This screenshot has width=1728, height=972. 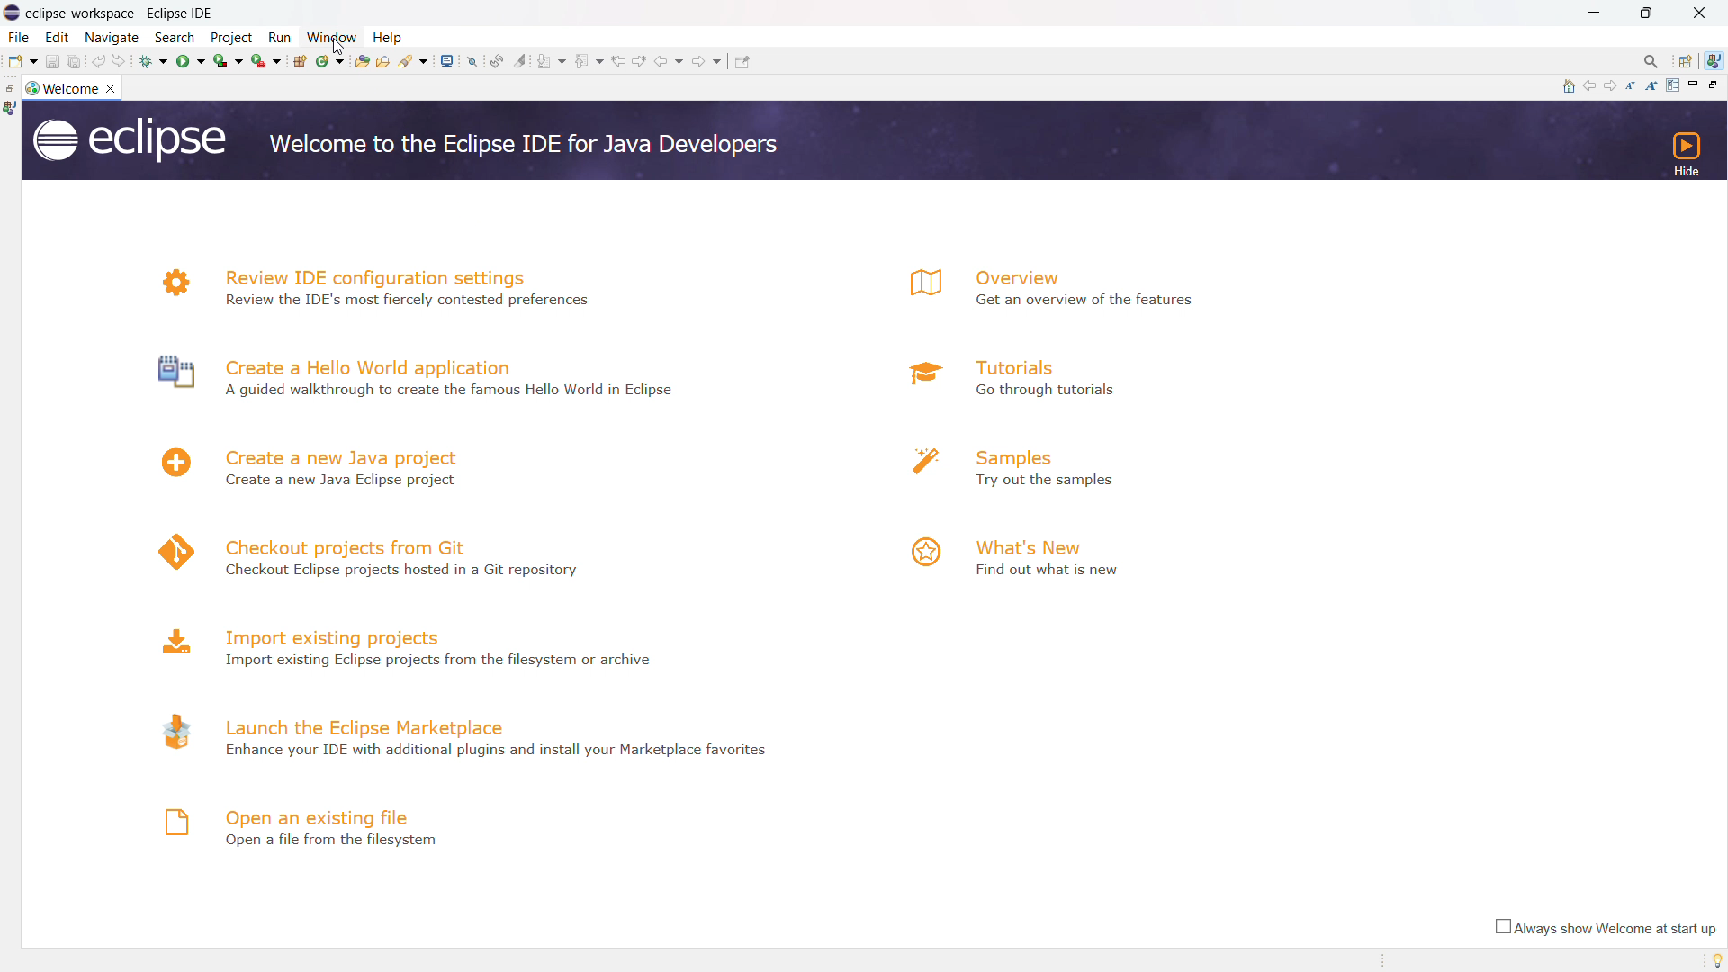 What do you see at coordinates (922, 552) in the screenshot?
I see `logo` at bounding box center [922, 552].